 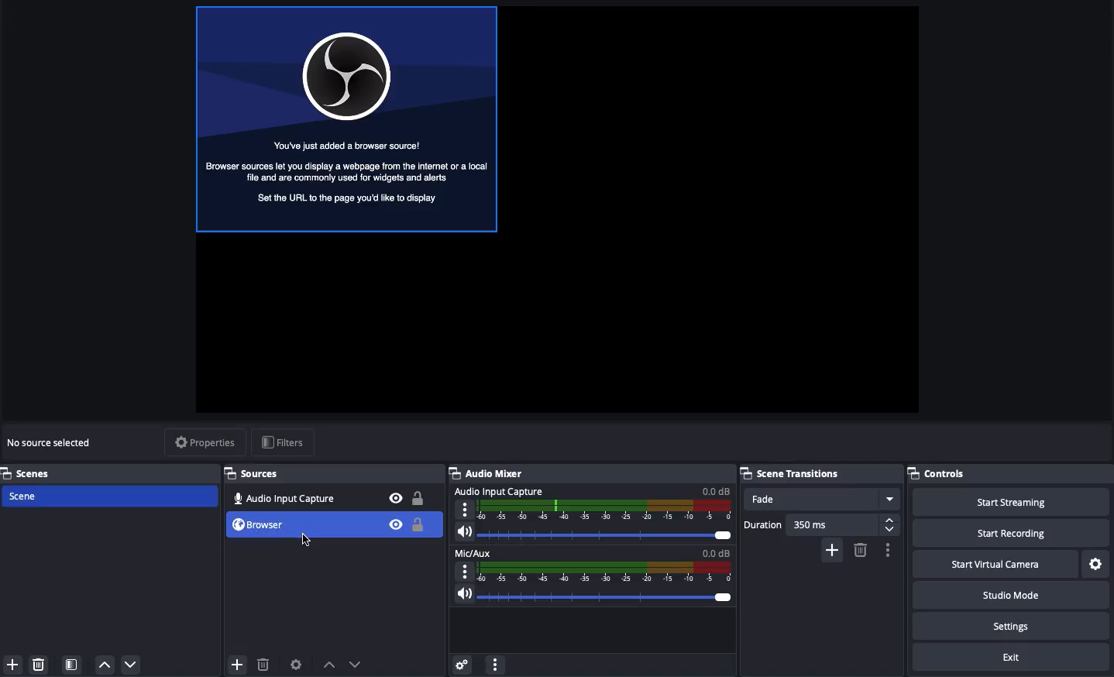 What do you see at coordinates (262, 662) in the screenshot?
I see `Delete` at bounding box center [262, 662].